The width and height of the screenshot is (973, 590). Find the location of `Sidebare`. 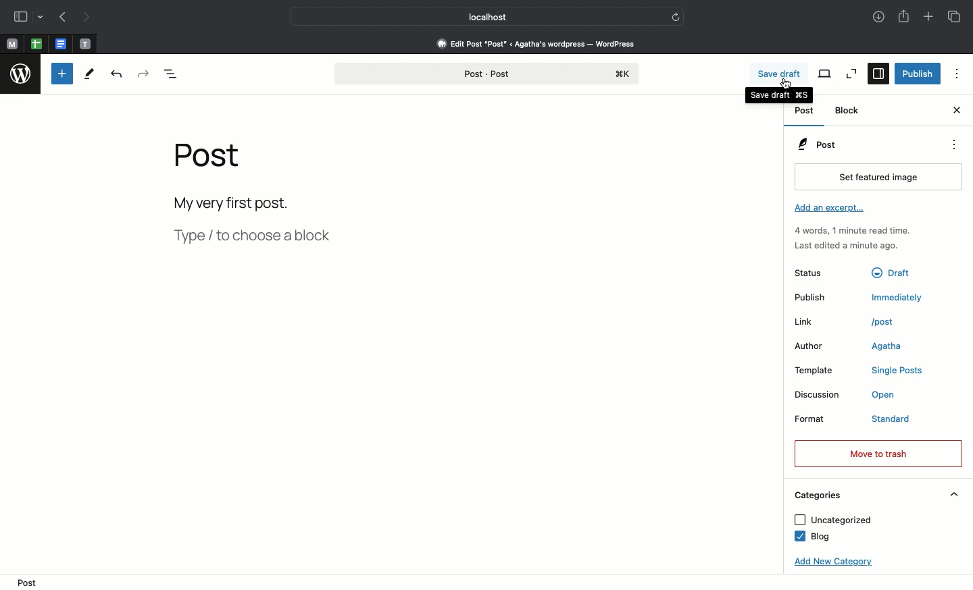

Sidebare is located at coordinates (21, 18).